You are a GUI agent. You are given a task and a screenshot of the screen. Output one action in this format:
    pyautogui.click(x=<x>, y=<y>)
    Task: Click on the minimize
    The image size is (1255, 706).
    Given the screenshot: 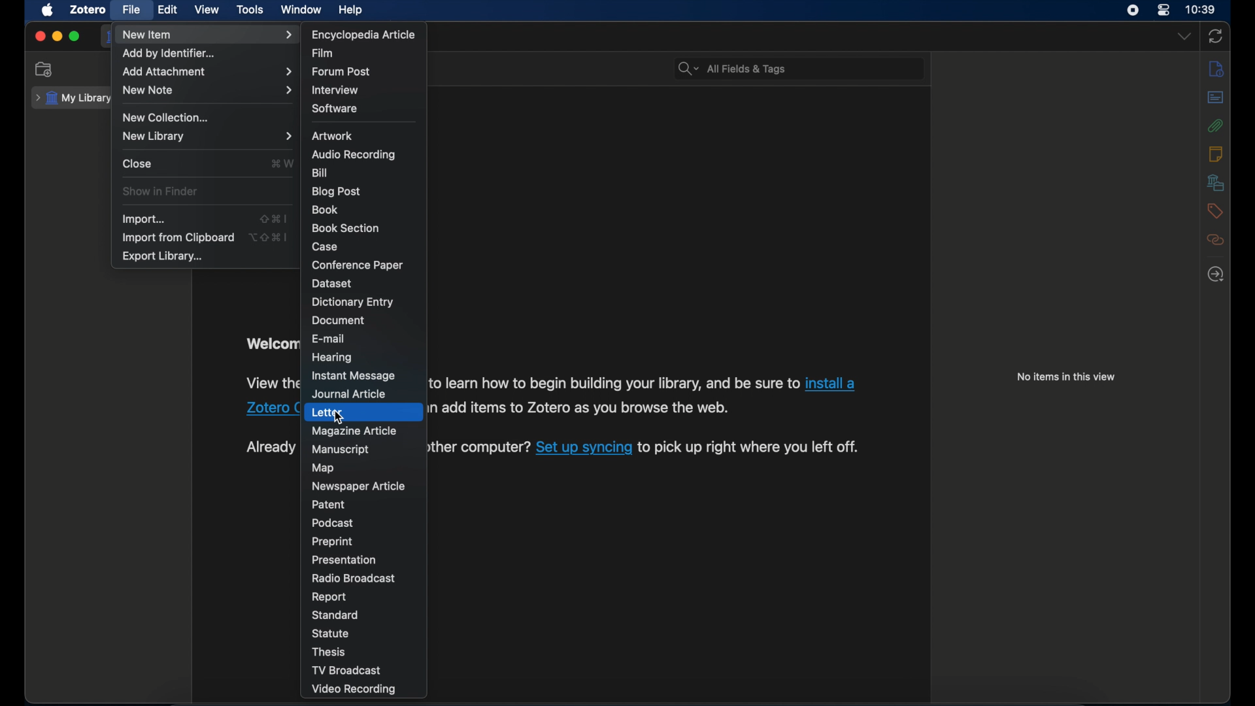 What is the action you would take?
    pyautogui.click(x=58, y=37)
    